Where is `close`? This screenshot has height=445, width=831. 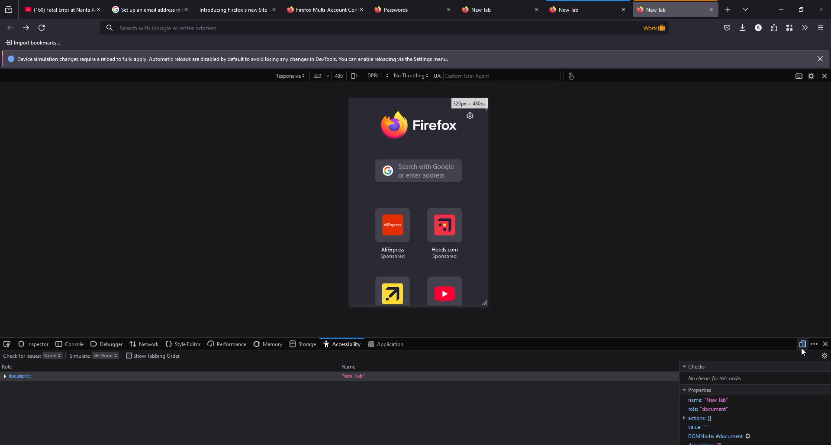
close is located at coordinates (449, 9).